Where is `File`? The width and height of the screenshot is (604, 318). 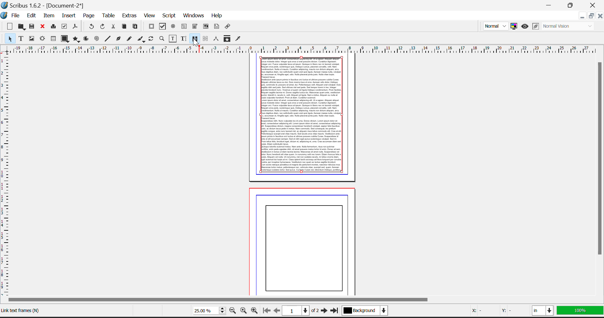 File is located at coordinates (17, 16).